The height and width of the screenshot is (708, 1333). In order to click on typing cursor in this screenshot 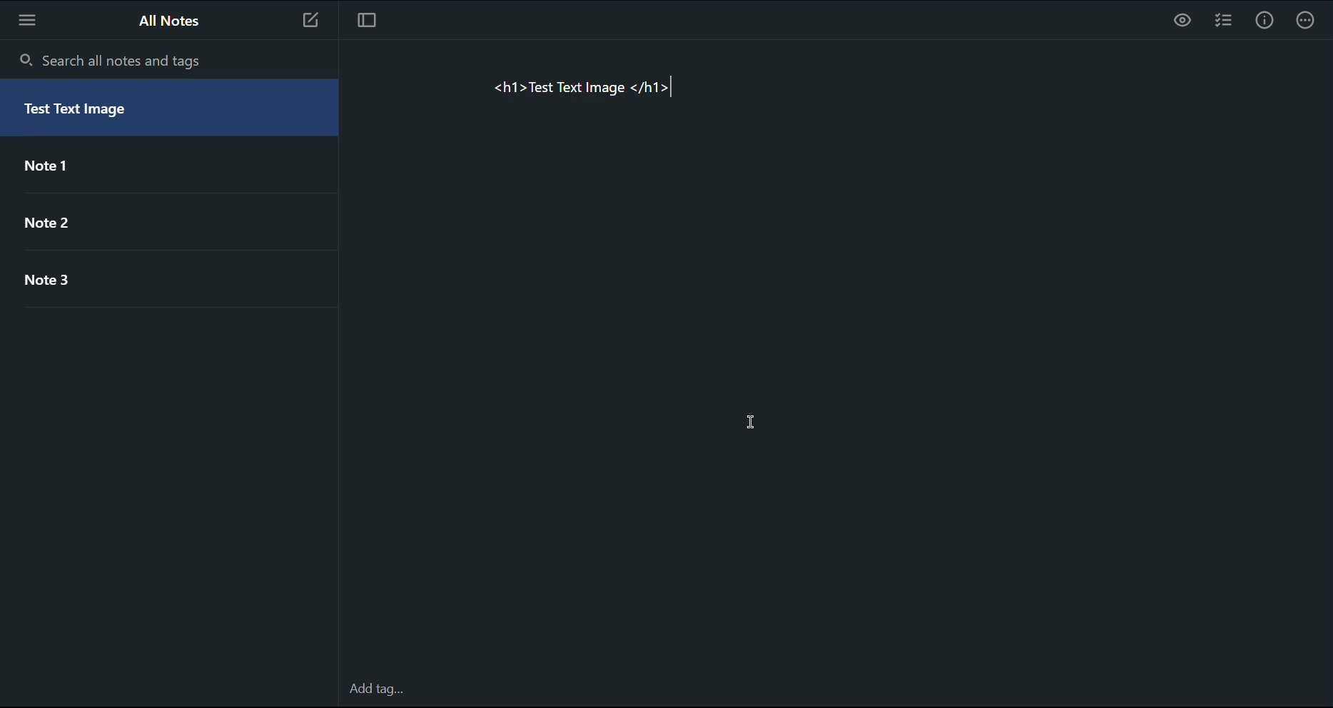, I will do `click(681, 87)`.